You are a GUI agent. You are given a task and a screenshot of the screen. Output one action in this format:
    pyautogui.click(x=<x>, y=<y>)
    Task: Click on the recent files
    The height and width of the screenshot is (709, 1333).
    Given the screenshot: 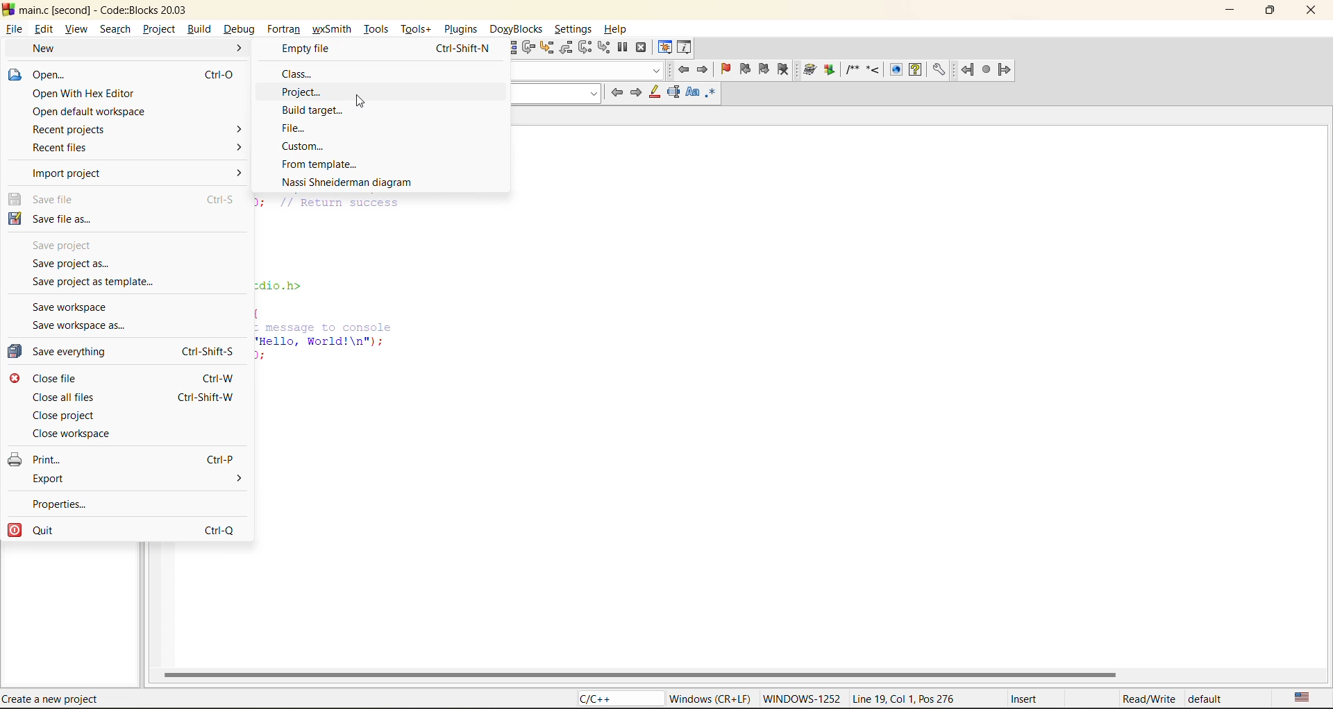 What is the action you would take?
    pyautogui.click(x=69, y=147)
    